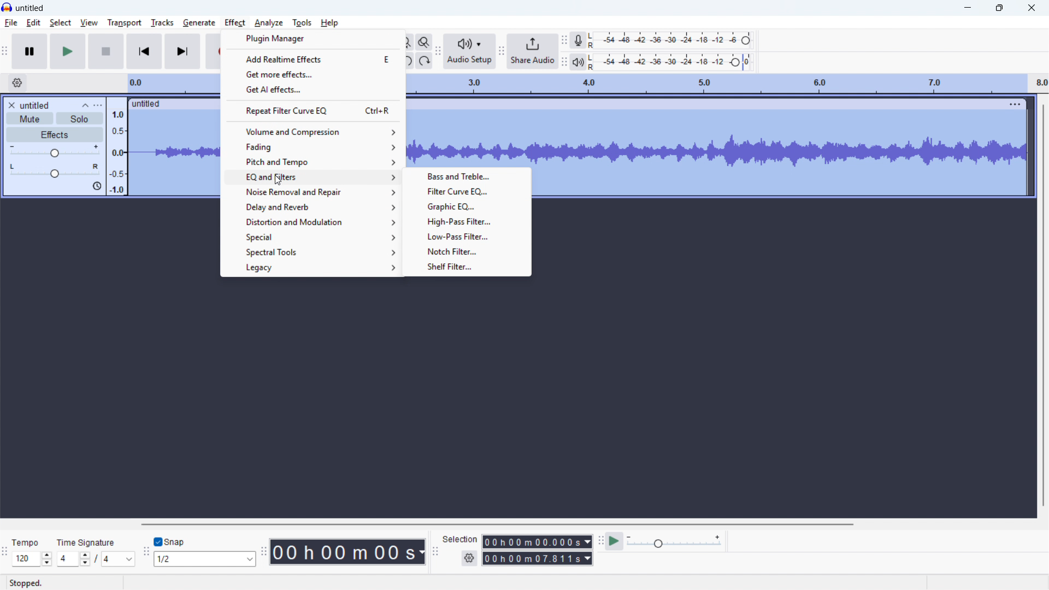 The width and height of the screenshot is (1049, 590). I want to click on stopped., so click(26, 583).